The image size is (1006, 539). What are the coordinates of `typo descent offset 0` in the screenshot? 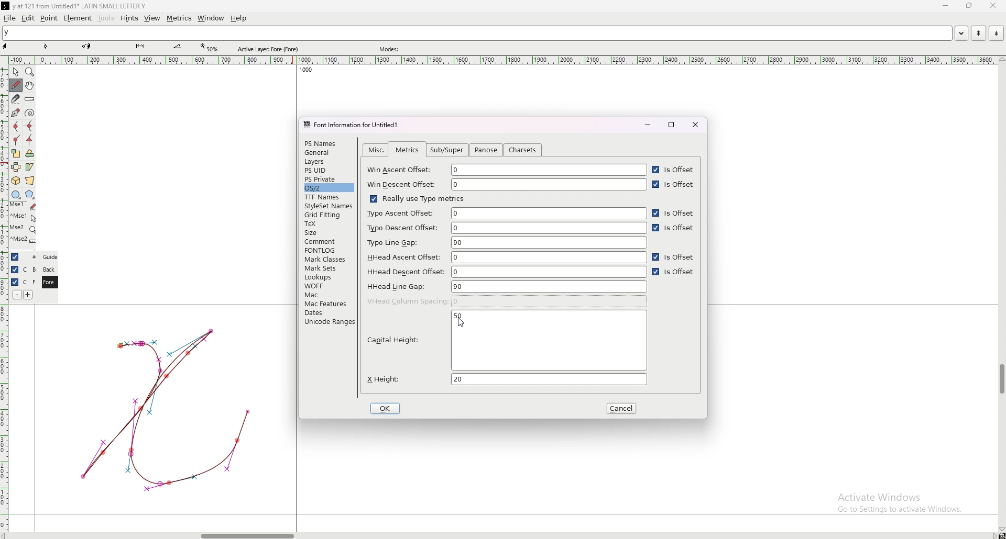 It's located at (506, 228).